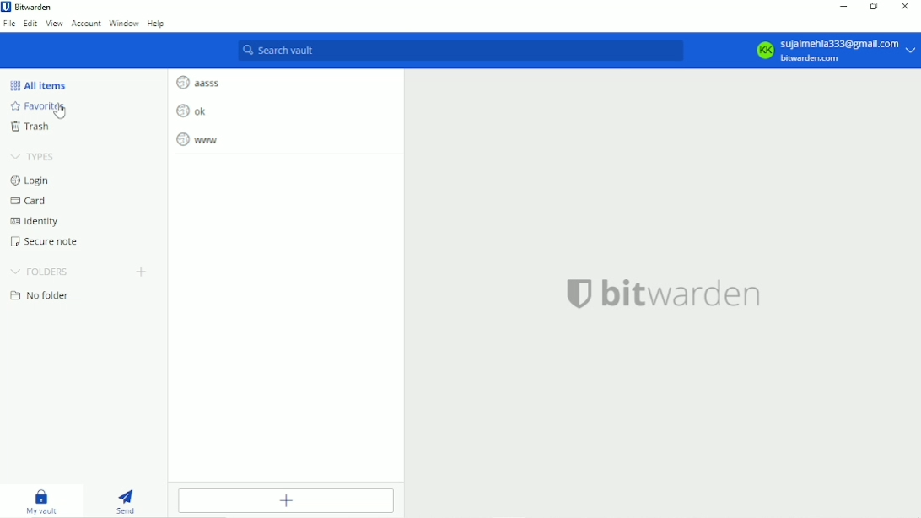  What do you see at coordinates (34, 156) in the screenshot?
I see `Types` at bounding box center [34, 156].